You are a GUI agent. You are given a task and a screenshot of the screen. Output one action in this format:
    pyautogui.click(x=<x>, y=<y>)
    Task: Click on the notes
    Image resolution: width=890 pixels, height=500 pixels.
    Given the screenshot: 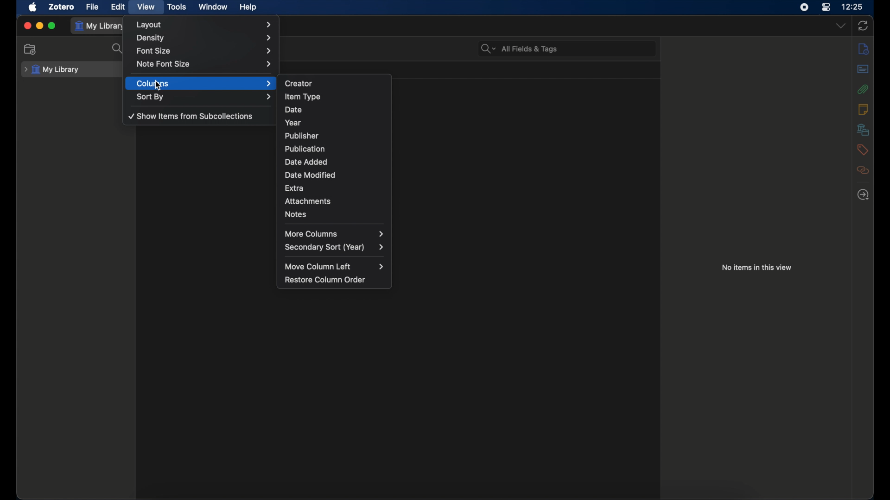 What is the action you would take?
    pyautogui.click(x=864, y=109)
    